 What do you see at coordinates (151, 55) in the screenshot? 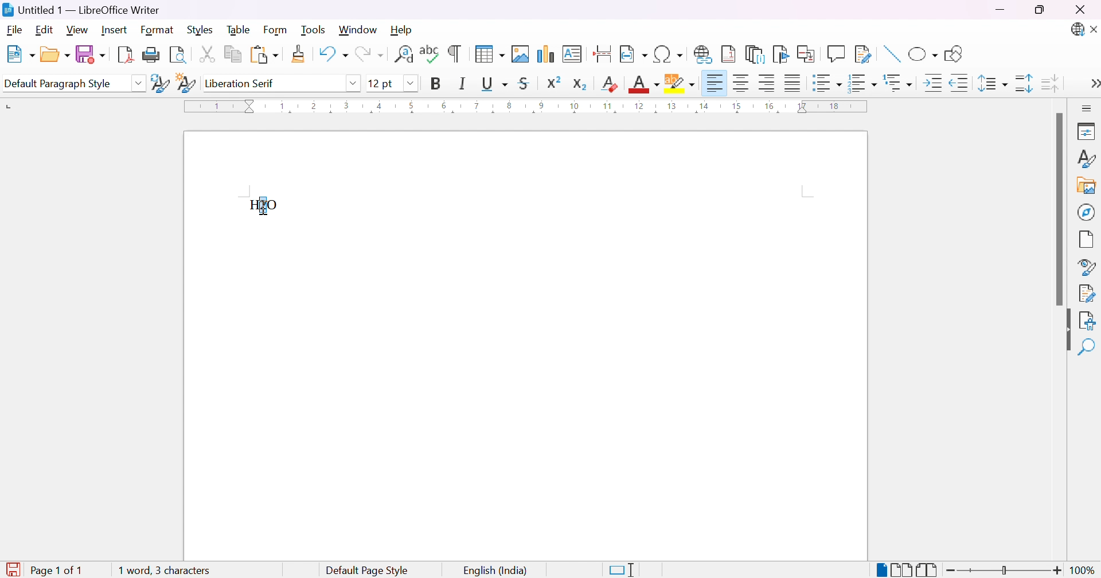
I see `Print` at bounding box center [151, 55].